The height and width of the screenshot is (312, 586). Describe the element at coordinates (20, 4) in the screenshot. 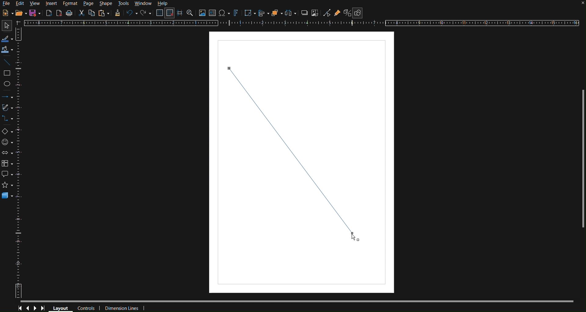

I see `Edit` at that location.